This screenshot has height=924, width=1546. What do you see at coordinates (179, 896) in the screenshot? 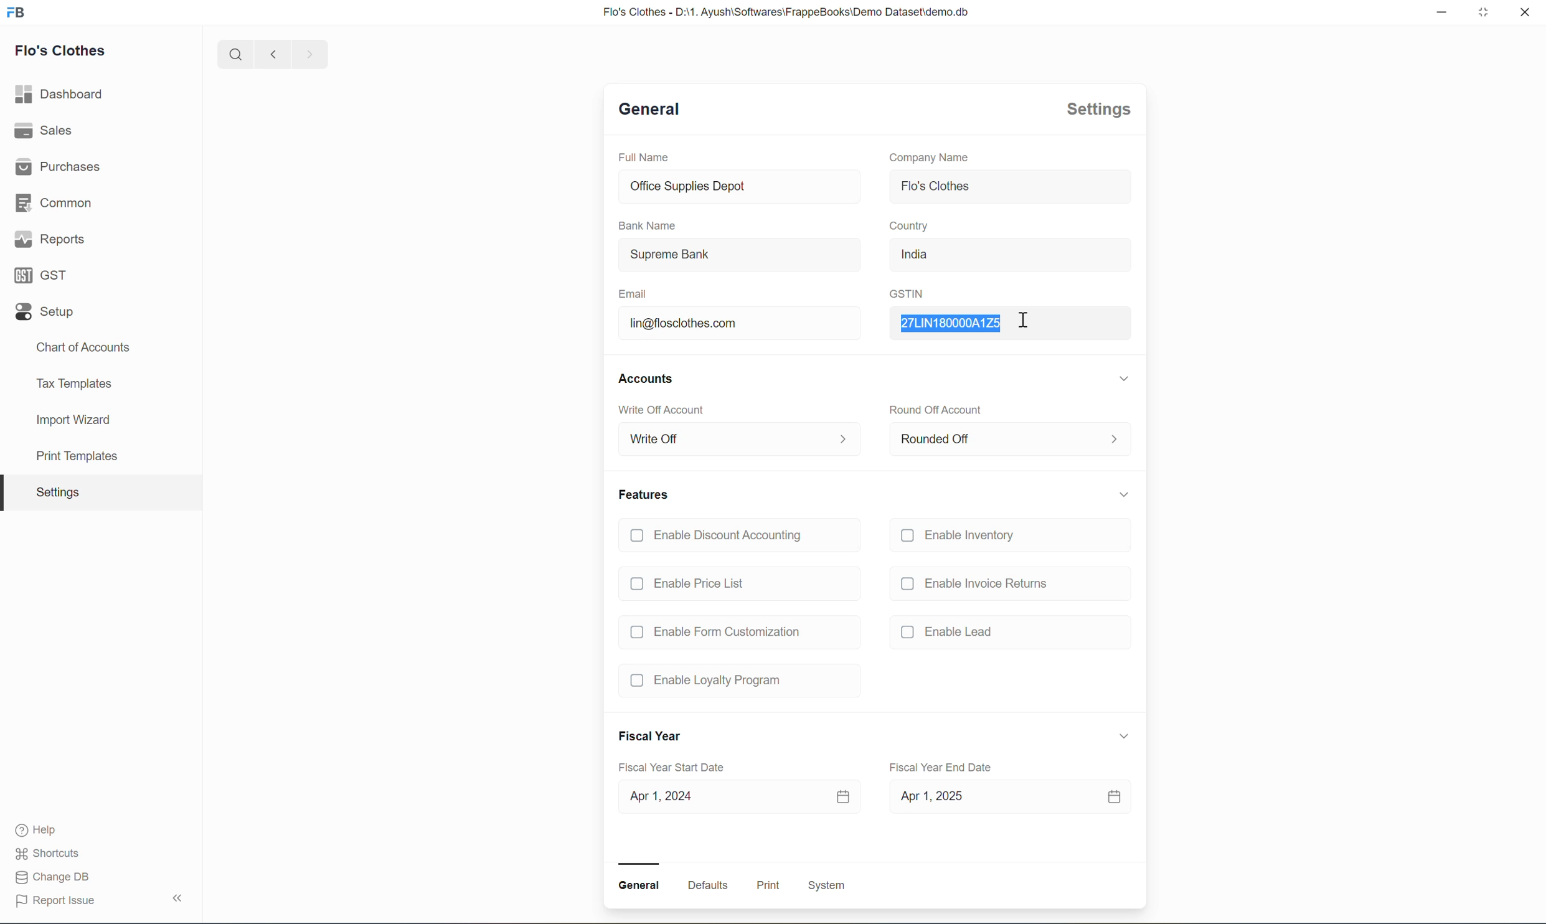
I see `Collapse` at bounding box center [179, 896].